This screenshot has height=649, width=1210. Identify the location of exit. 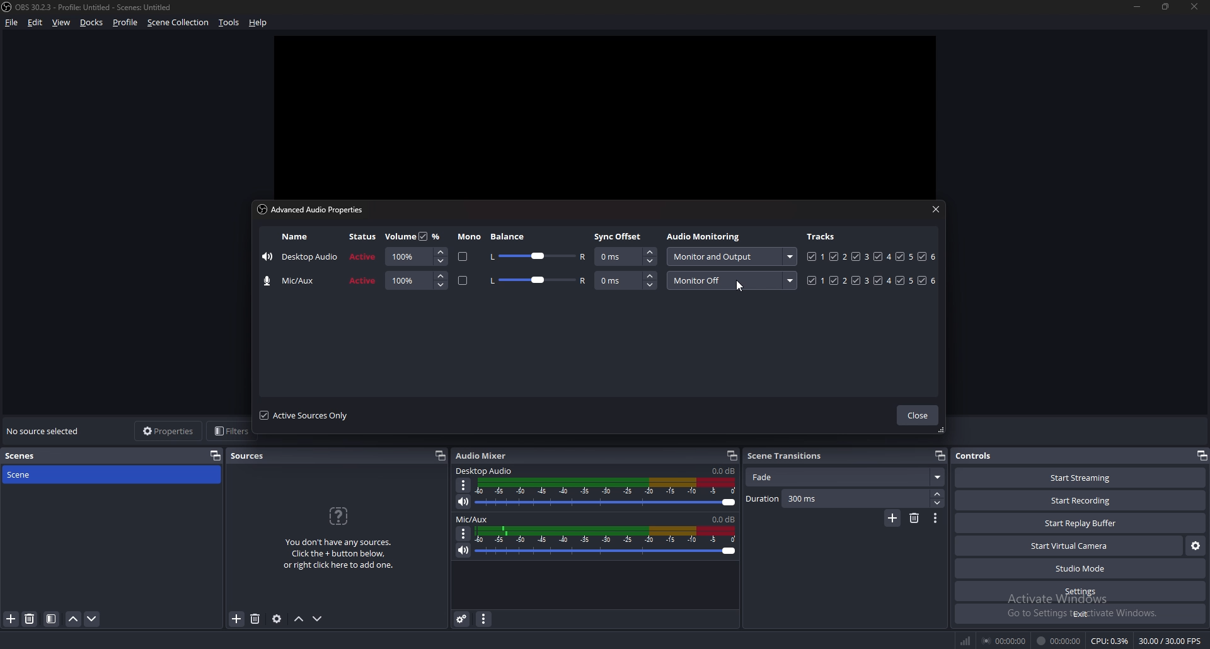
(1079, 614).